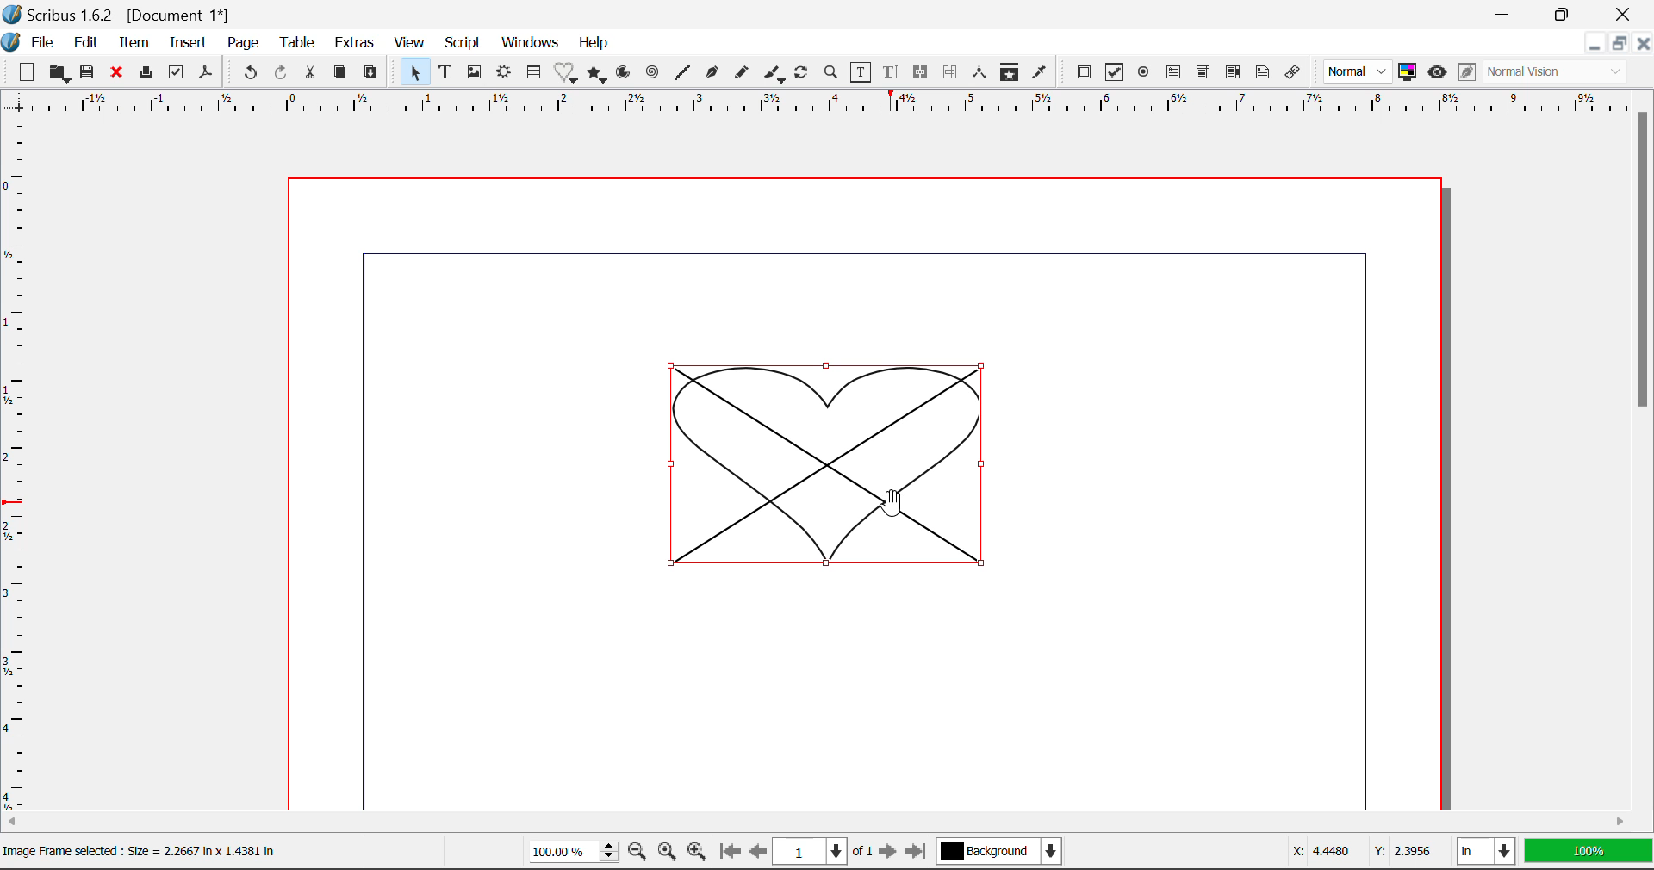 The image size is (1654, 870). Describe the element at coordinates (665, 854) in the screenshot. I see `Zoom to 100%` at that location.